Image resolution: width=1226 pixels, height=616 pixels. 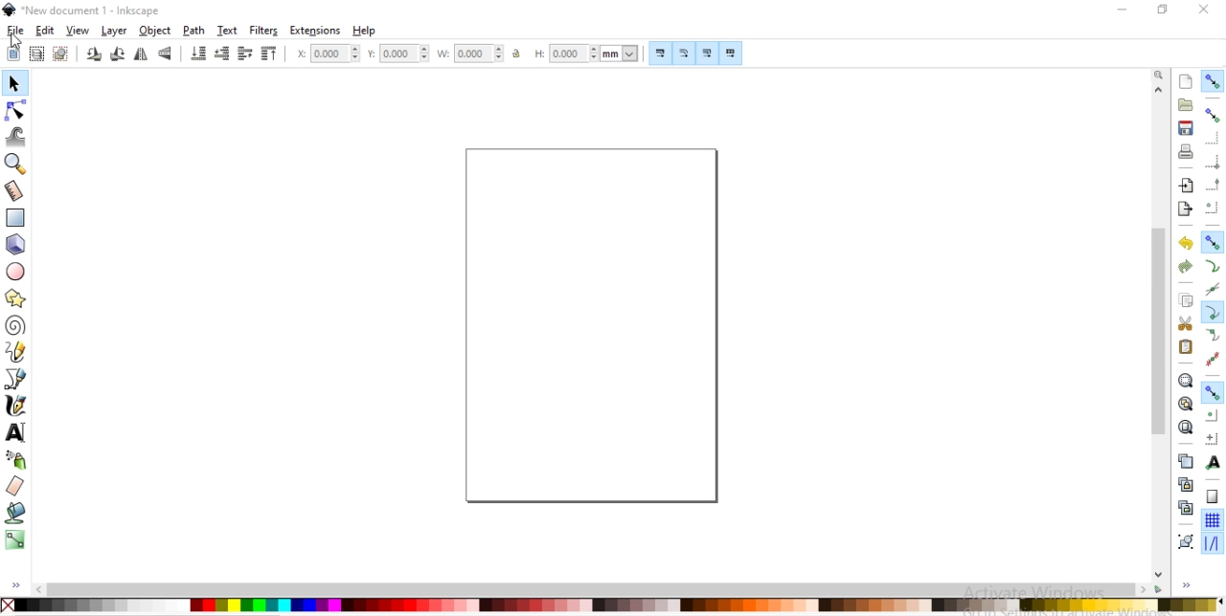 I want to click on snap smooth nodes, so click(x=1211, y=336).